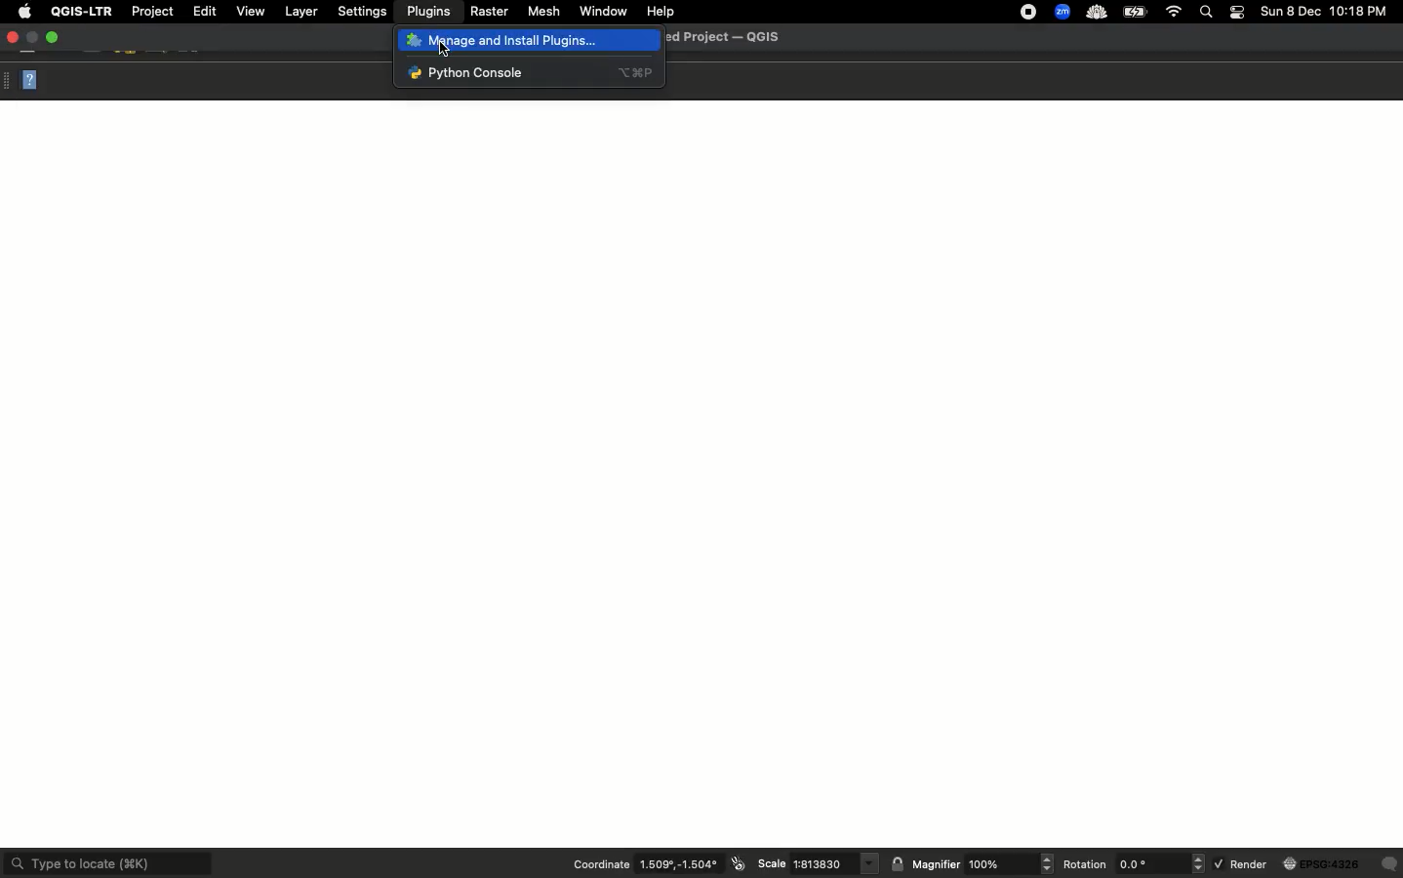 The width and height of the screenshot is (1403, 878). Describe the element at coordinates (428, 12) in the screenshot. I see `Plugins` at that location.